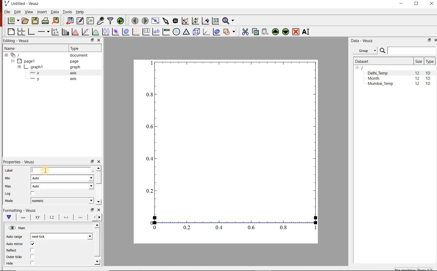  I want to click on Group, so click(365, 50).